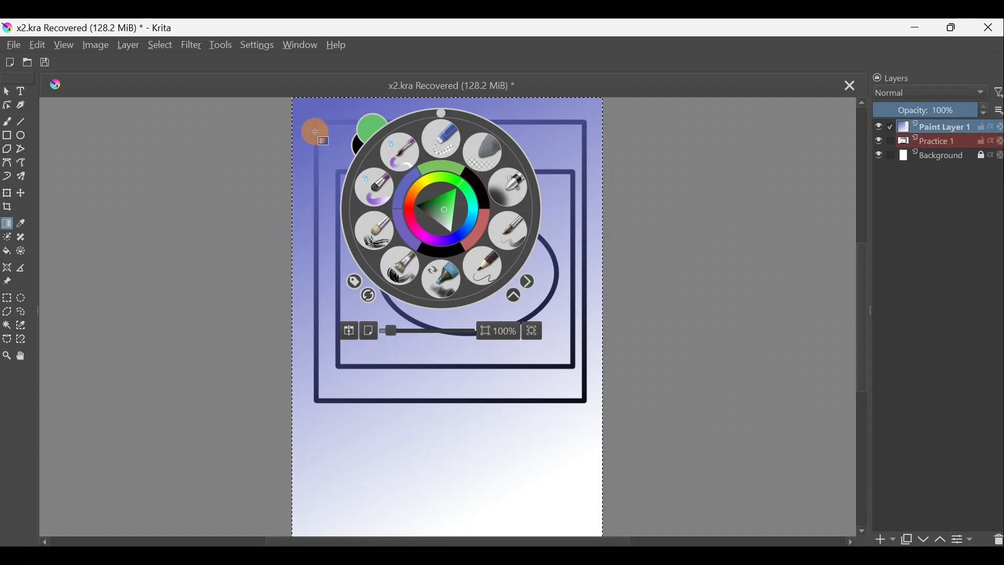  What do you see at coordinates (368, 298) in the screenshot?
I see `Clear colour history` at bounding box center [368, 298].